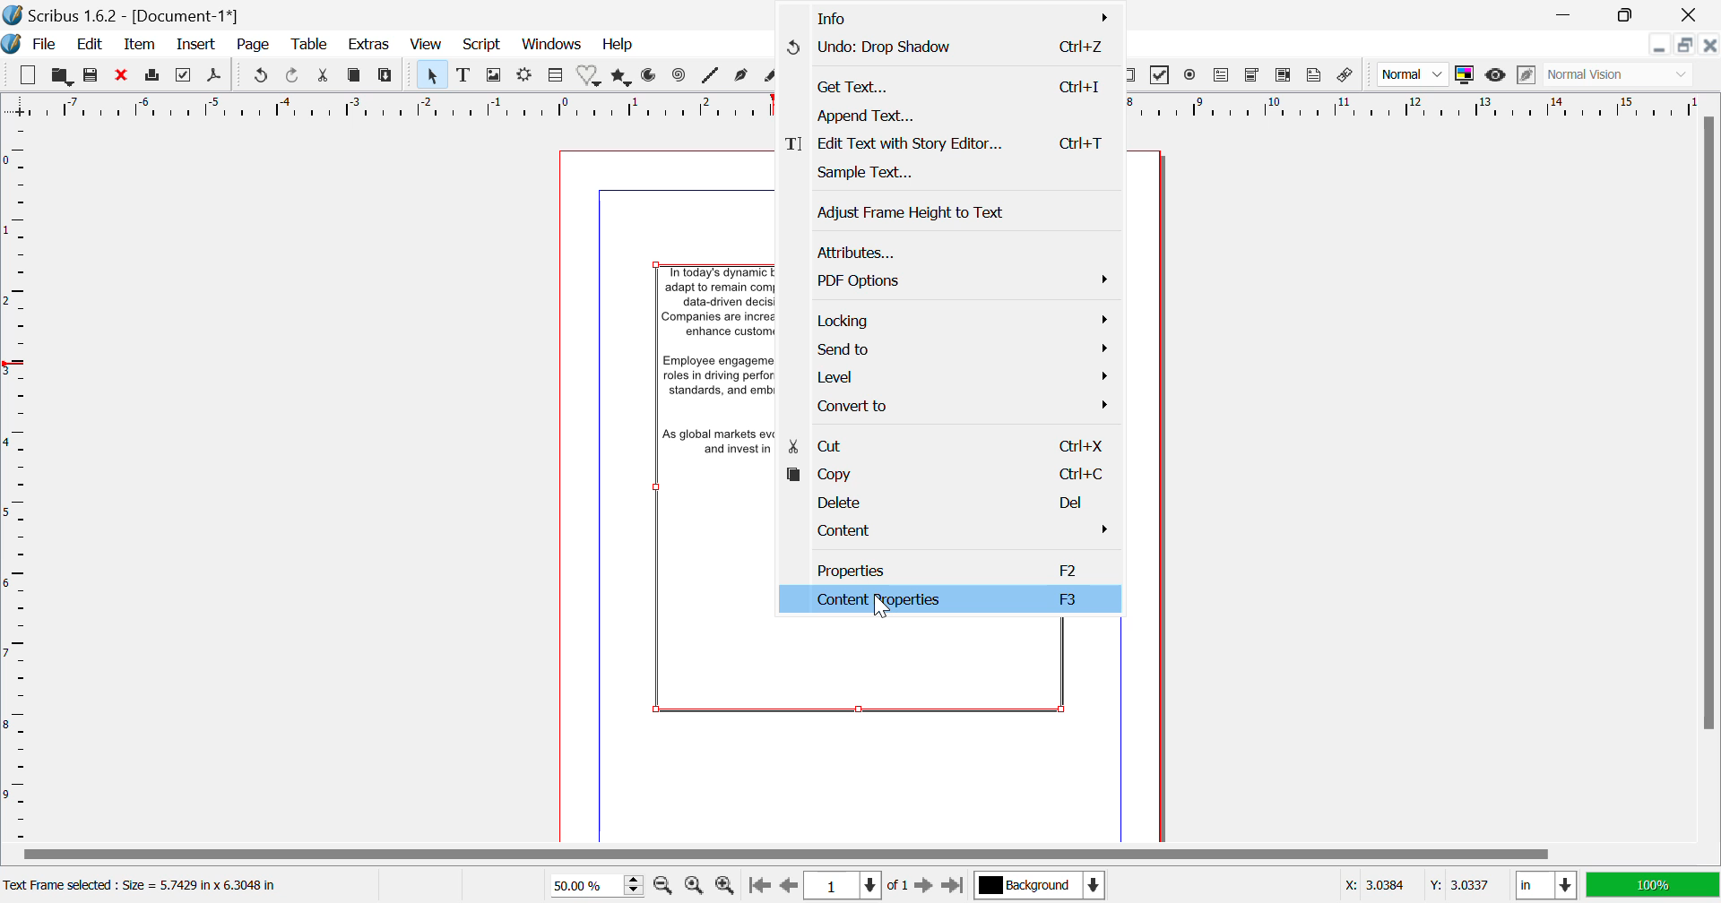 The width and height of the screenshot is (1721, 903). Describe the element at coordinates (1496, 75) in the screenshot. I see `Preview` at that location.